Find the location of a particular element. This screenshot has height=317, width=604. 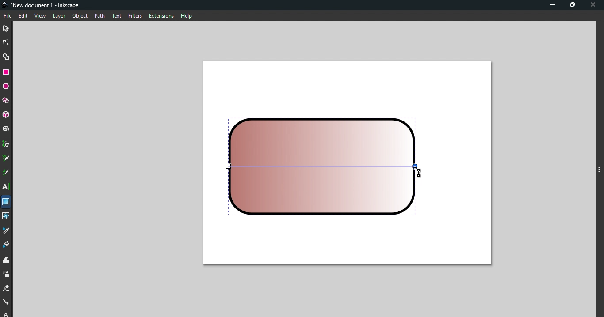

Selector tool is located at coordinates (6, 27).